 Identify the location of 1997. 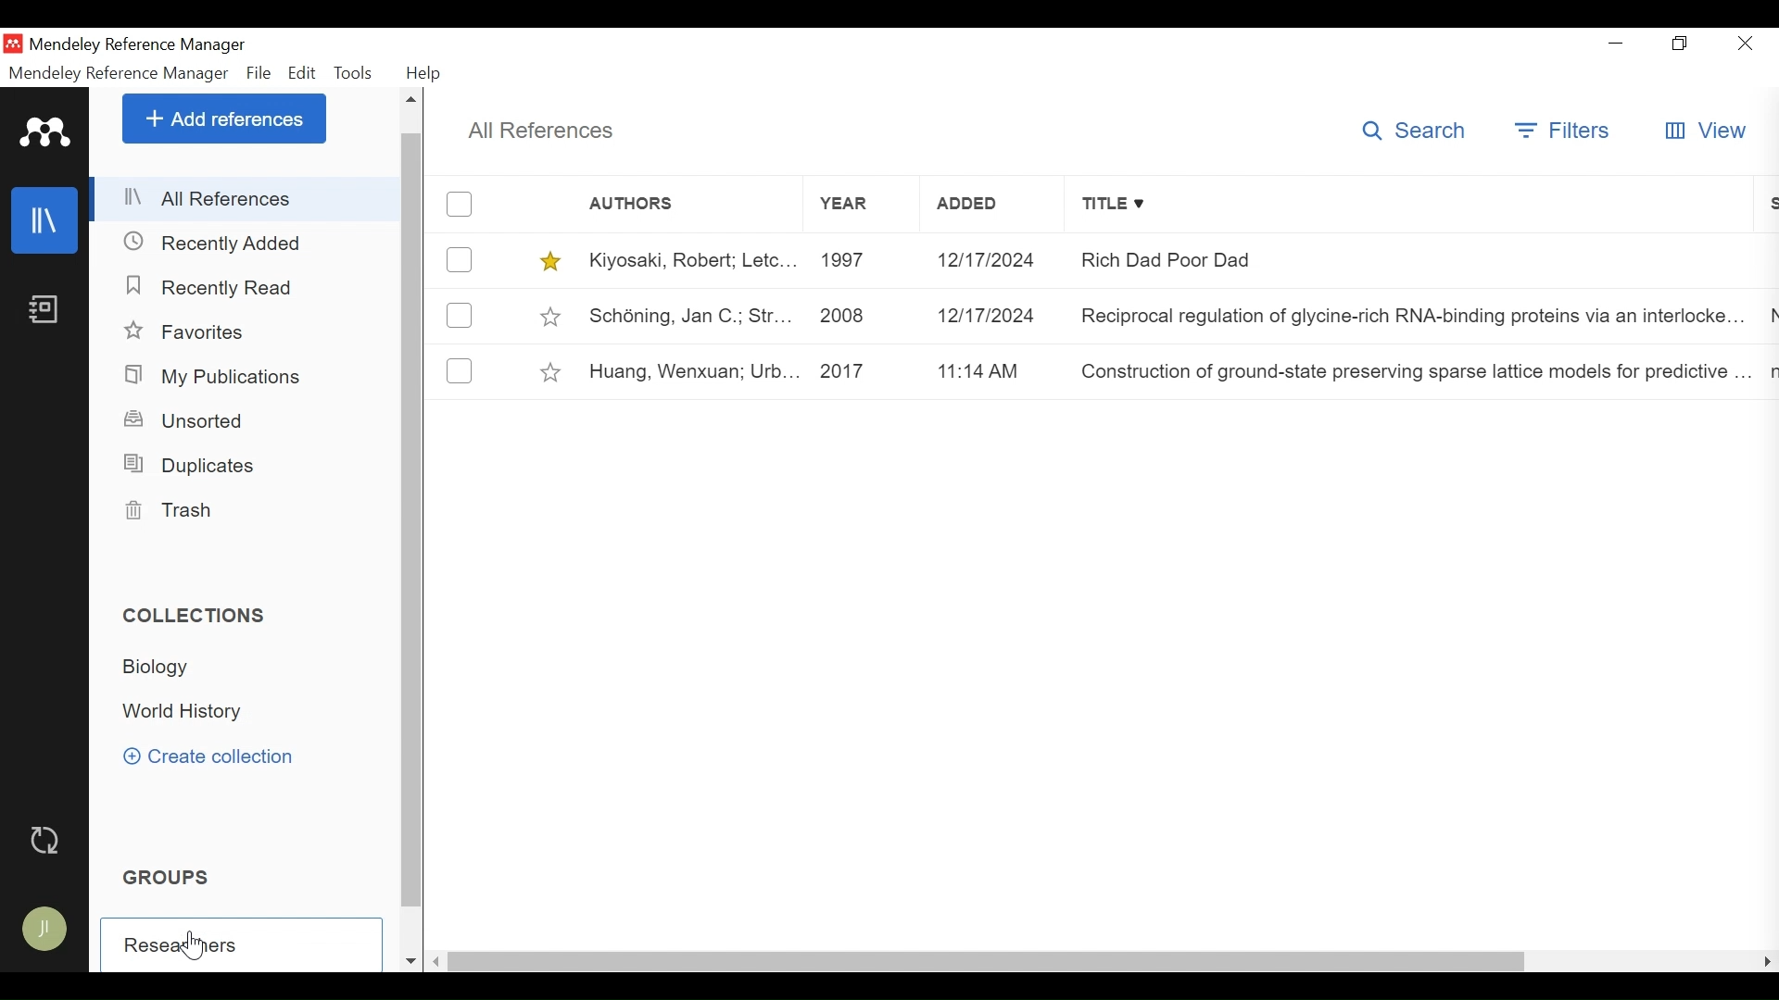
(860, 261).